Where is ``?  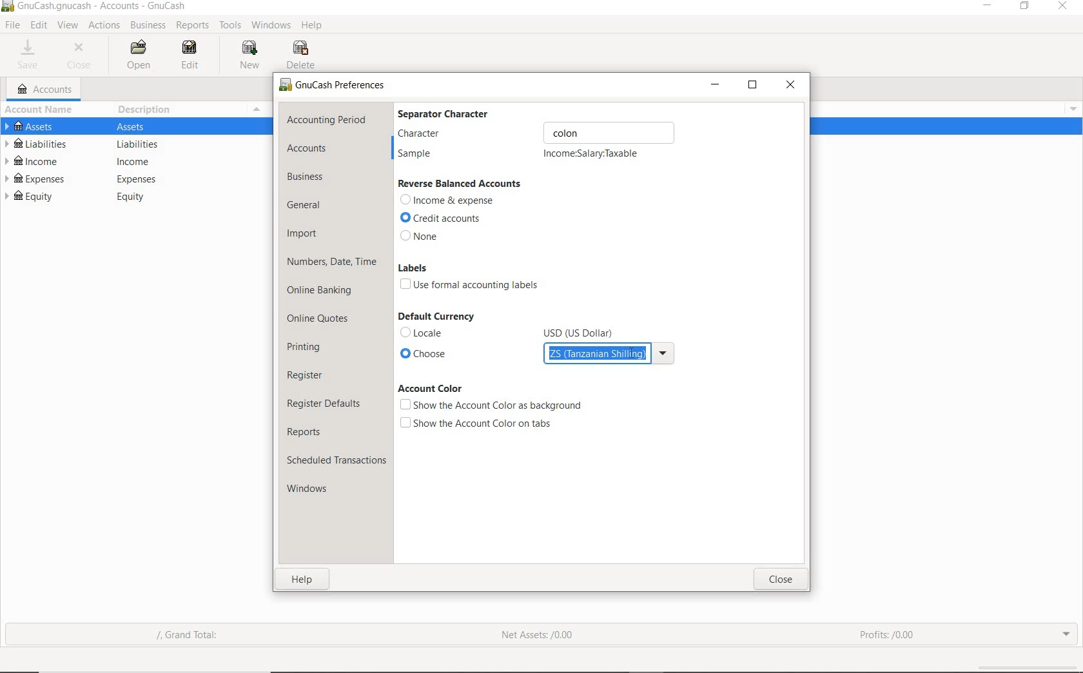  is located at coordinates (582, 329).